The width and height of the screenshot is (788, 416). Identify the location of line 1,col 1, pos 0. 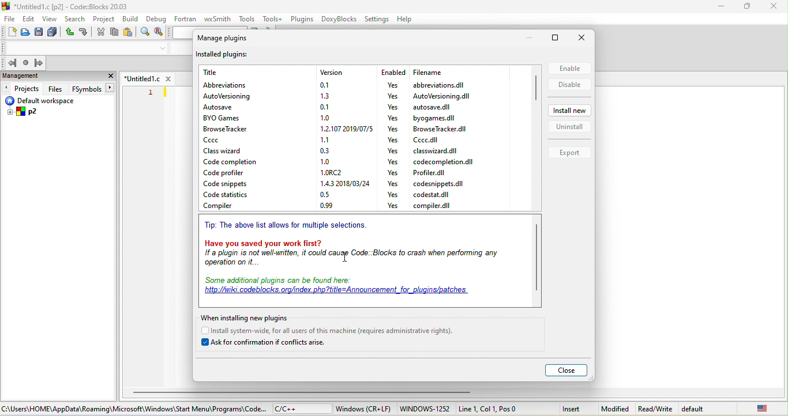
(488, 410).